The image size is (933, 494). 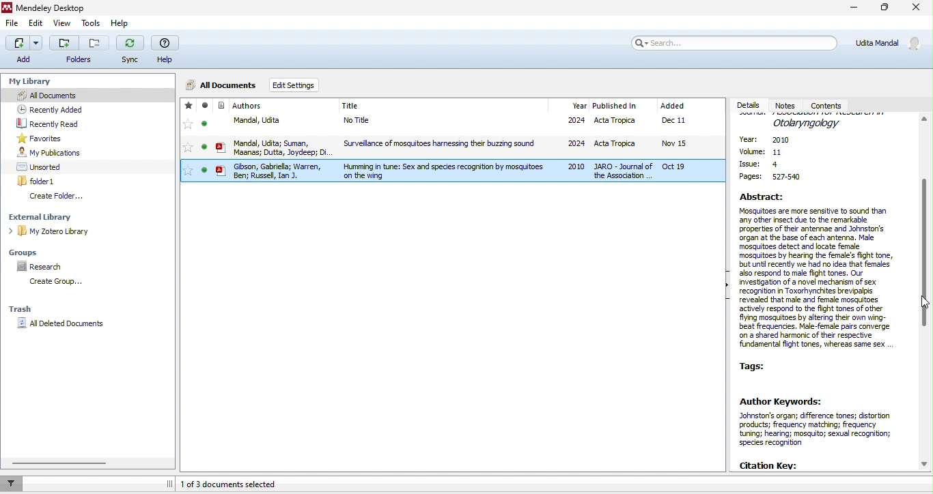 What do you see at coordinates (56, 9) in the screenshot?
I see `Mendeley Desktop` at bounding box center [56, 9].